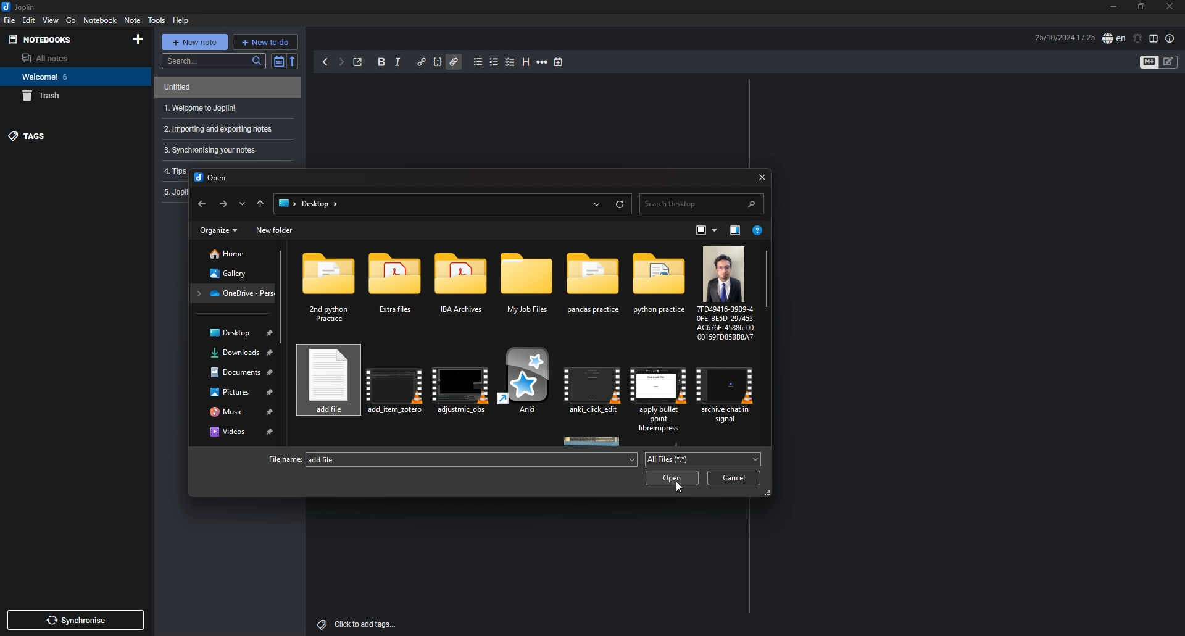 This screenshot has height=636, width=1185. Describe the element at coordinates (233, 254) in the screenshot. I see `home` at that location.